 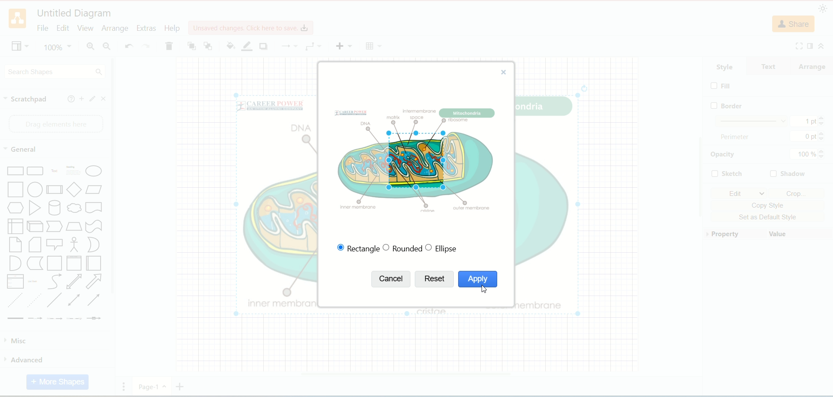 What do you see at coordinates (725, 66) in the screenshot?
I see `style` at bounding box center [725, 66].